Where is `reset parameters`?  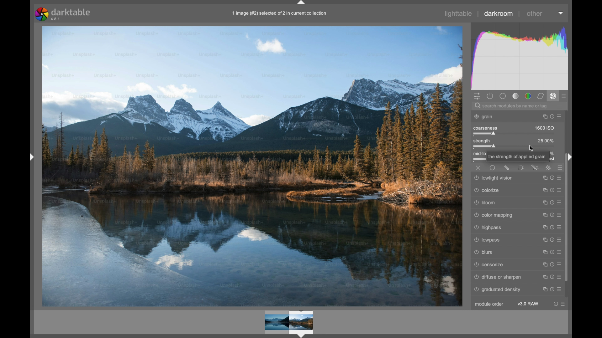 reset parameters is located at coordinates (551, 215).